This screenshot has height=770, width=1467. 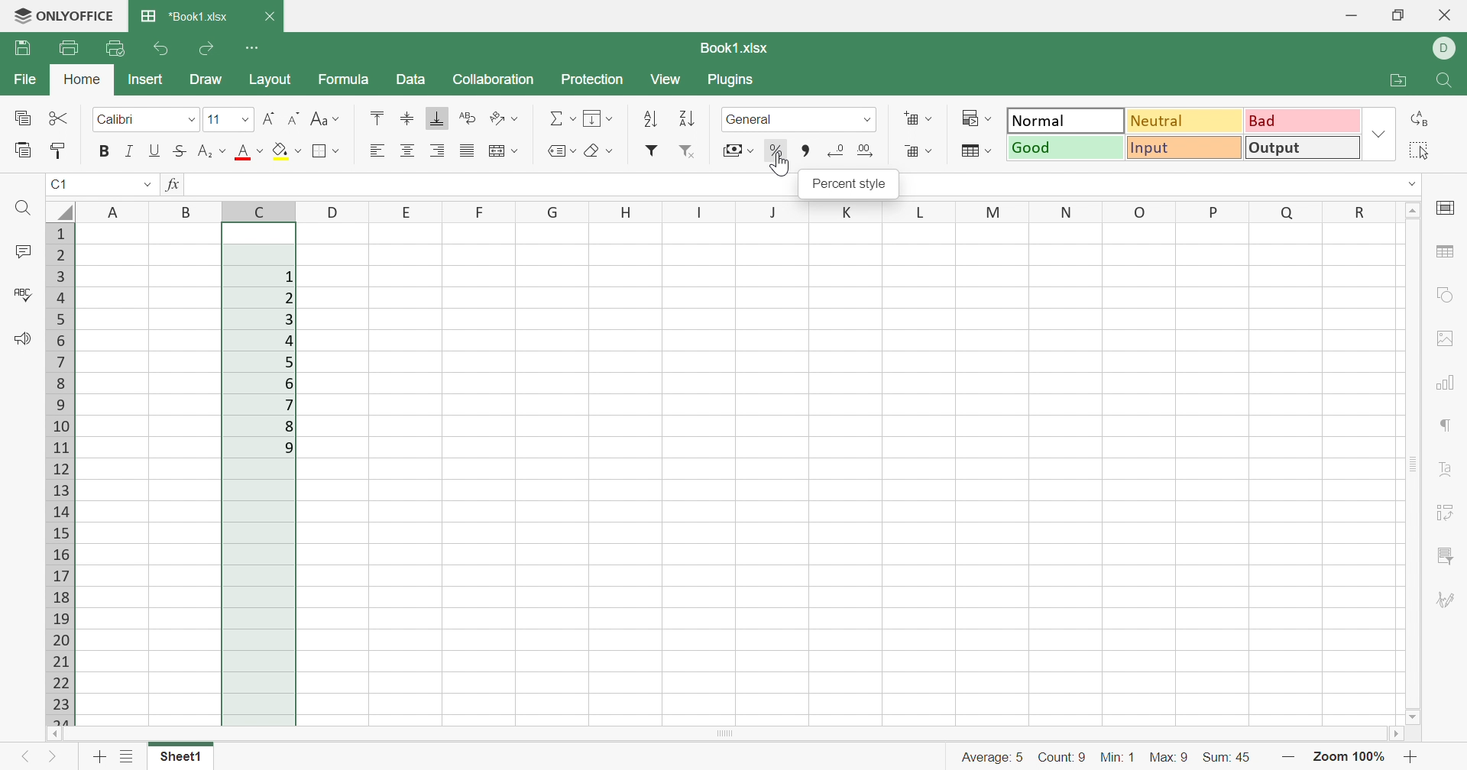 What do you see at coordinates (271, 119) in the screenshot?
I see `Increment font size` at bounding box center [271, 119].